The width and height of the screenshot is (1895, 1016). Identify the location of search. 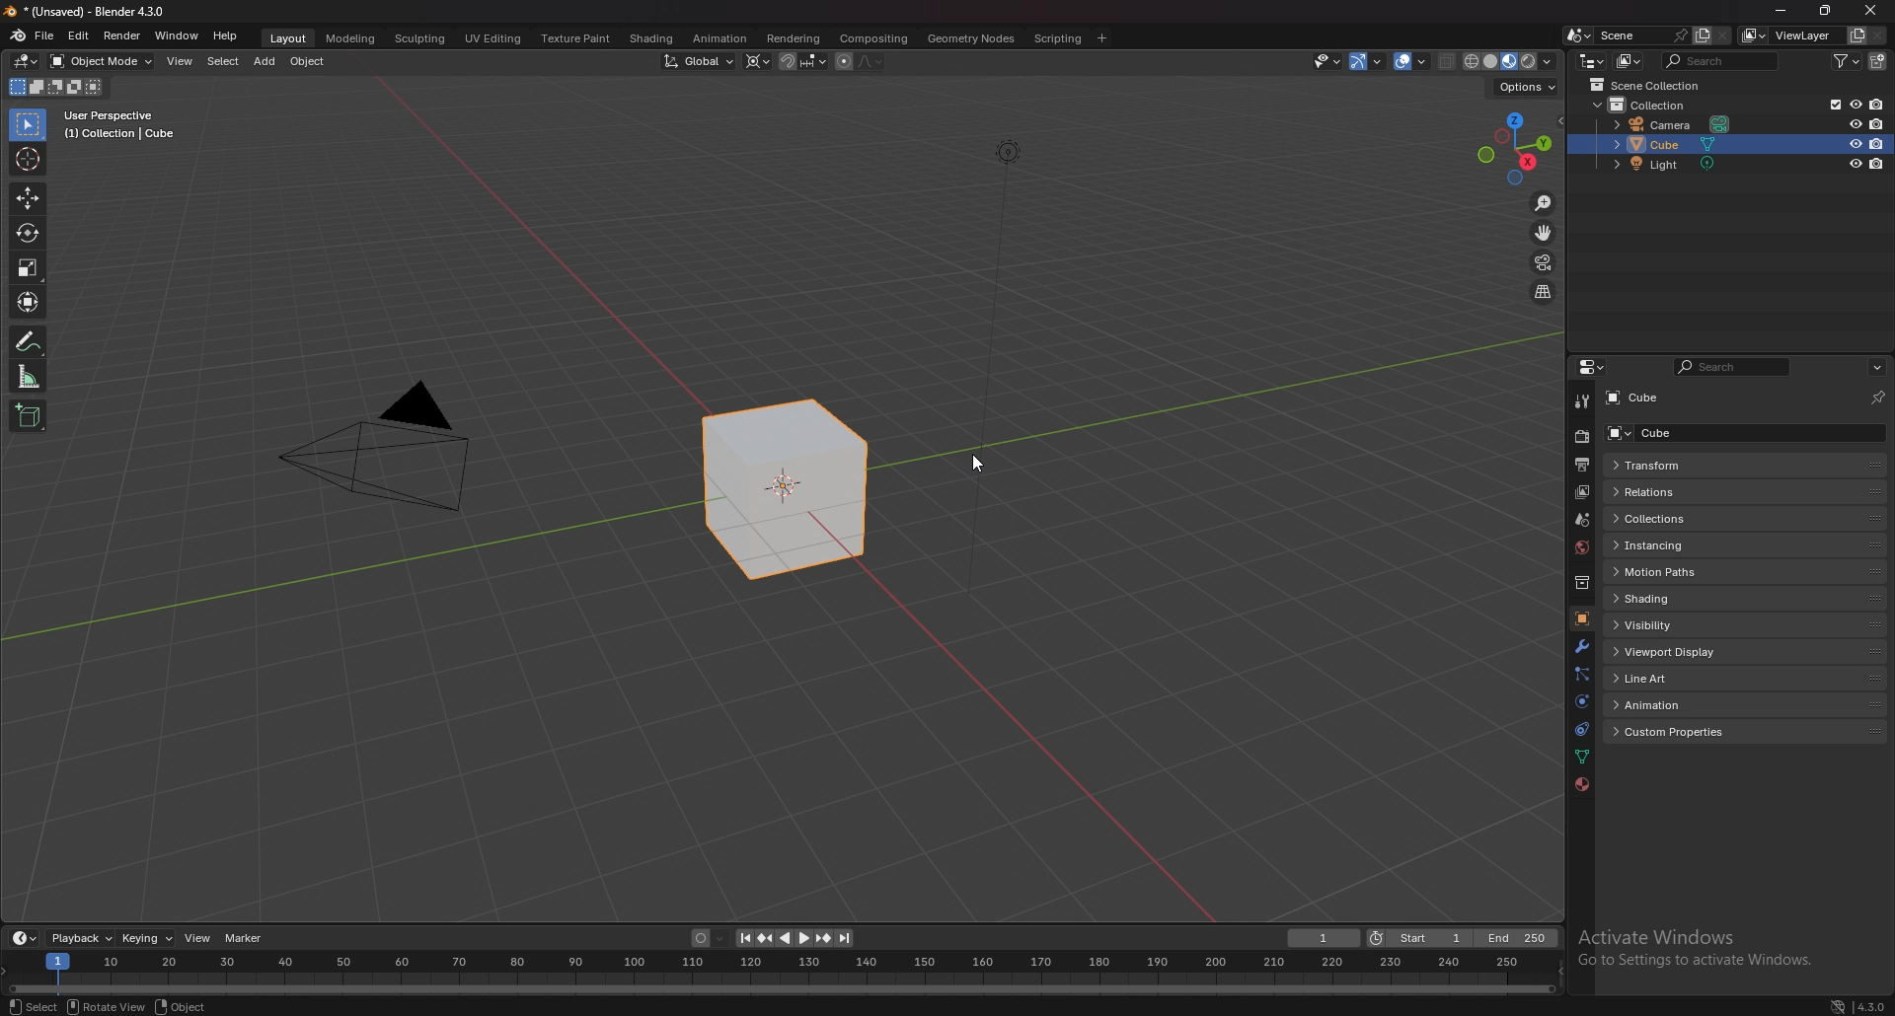
(1716, 61).